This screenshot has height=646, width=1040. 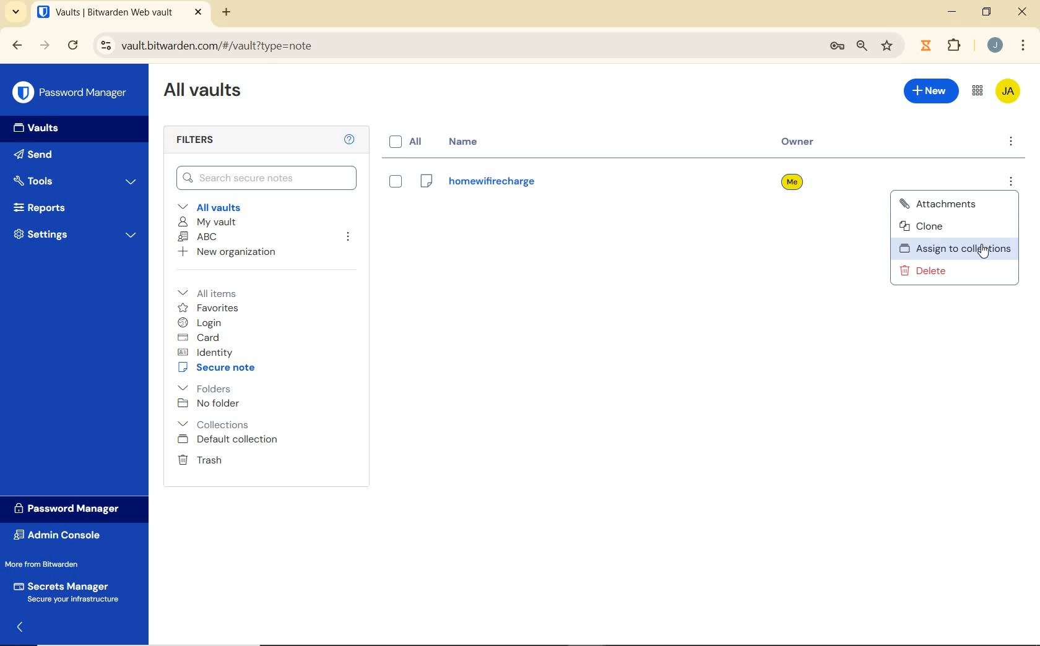 I want to click on secure note, so click(x=219, y=368).